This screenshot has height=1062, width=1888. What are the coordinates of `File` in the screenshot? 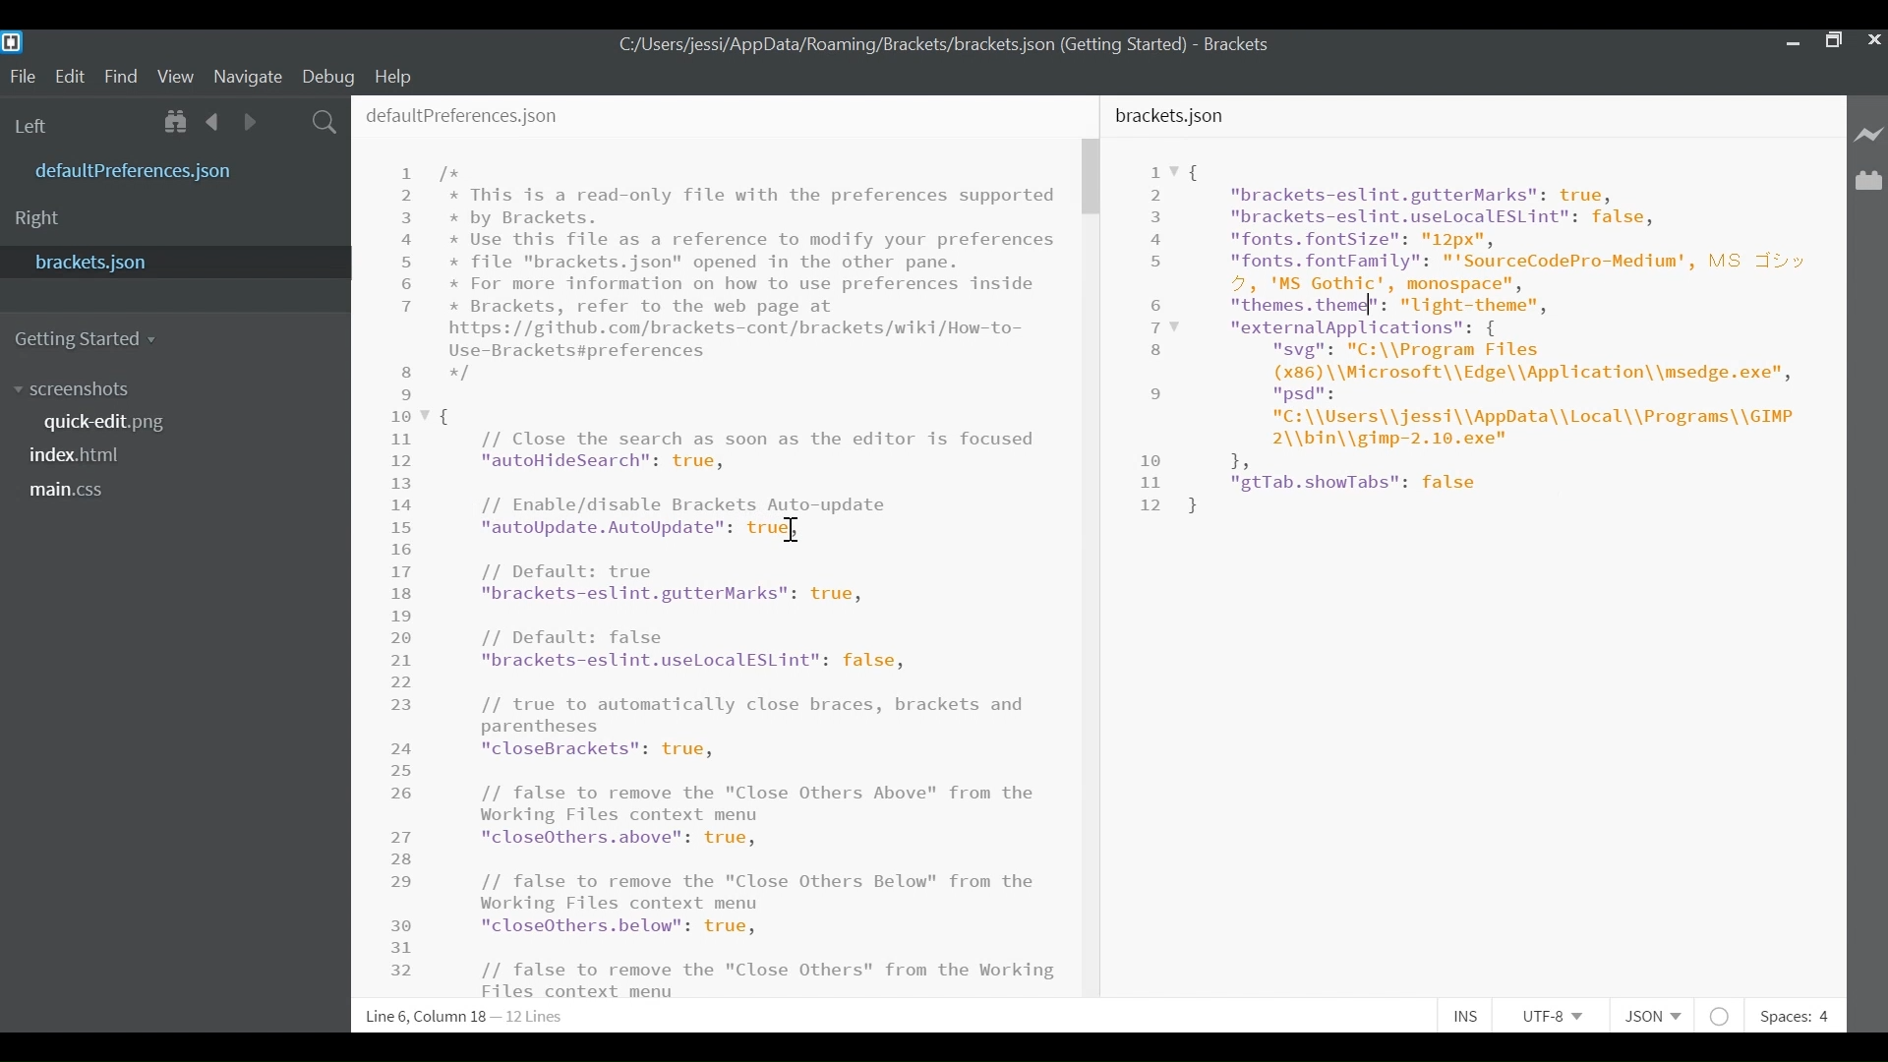 It's located at (22, 75).